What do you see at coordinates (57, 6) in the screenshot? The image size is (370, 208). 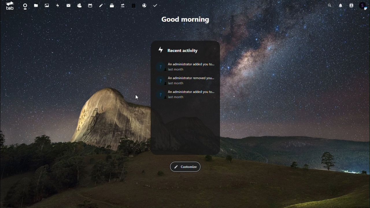 I see `activity` at bounding box center [57, 6].